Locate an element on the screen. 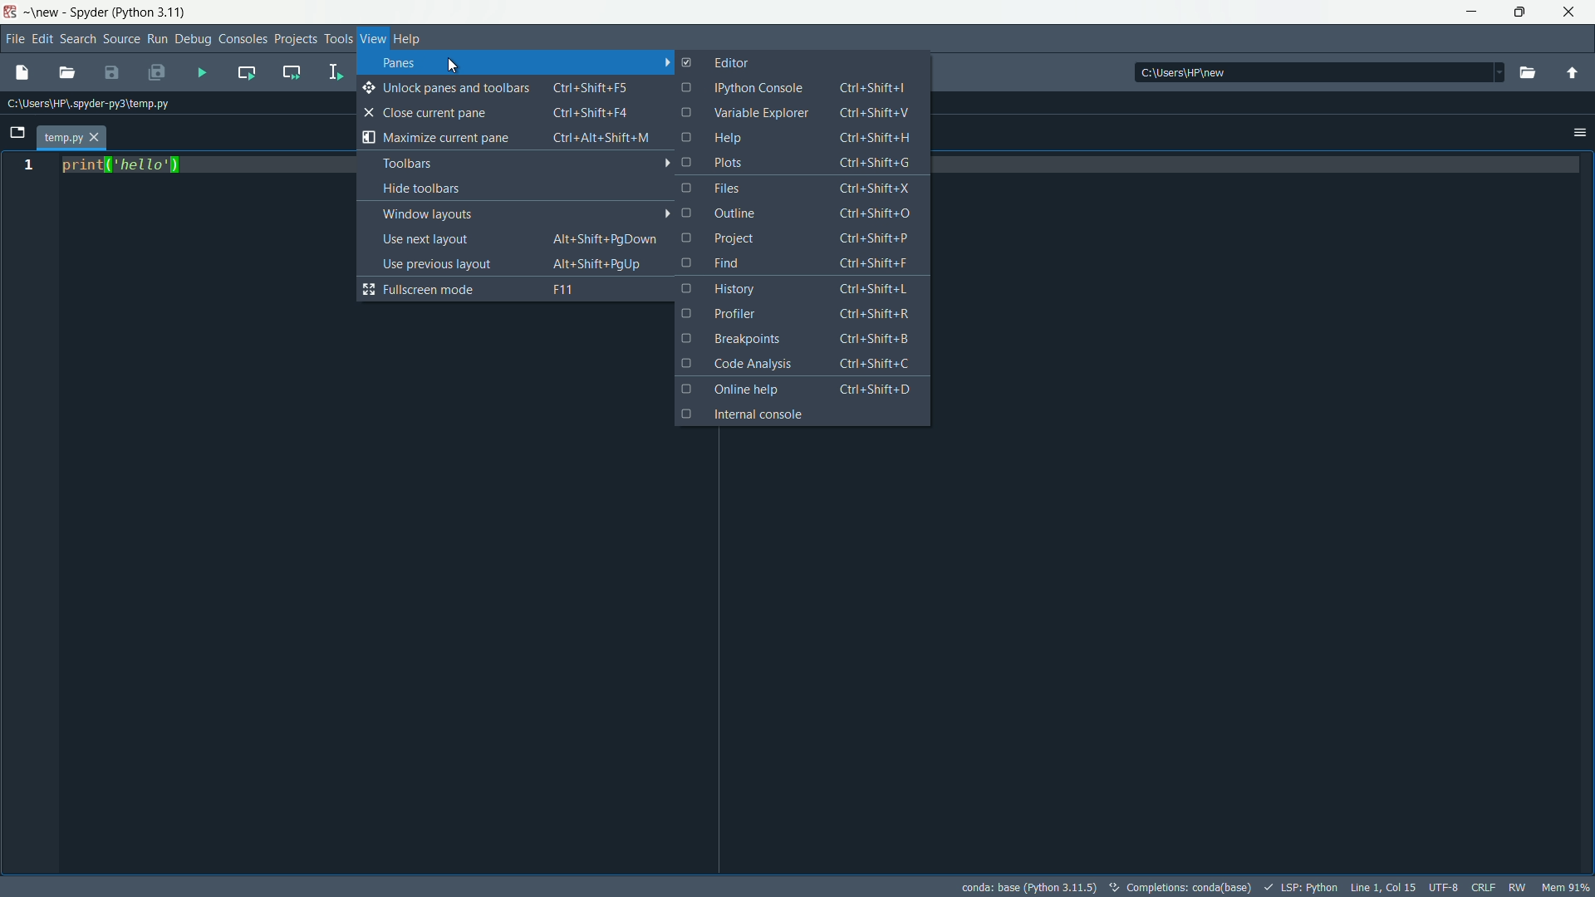 This screenshot has width=1595, height=897. debug menu is located at coordinates (194, 40).